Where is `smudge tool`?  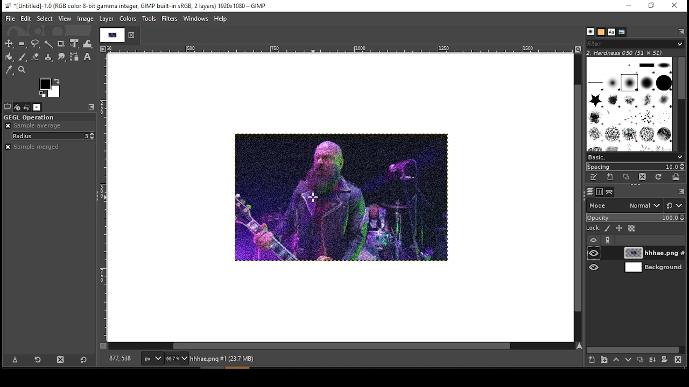
smudge tool is located at coordinates (61, 58).